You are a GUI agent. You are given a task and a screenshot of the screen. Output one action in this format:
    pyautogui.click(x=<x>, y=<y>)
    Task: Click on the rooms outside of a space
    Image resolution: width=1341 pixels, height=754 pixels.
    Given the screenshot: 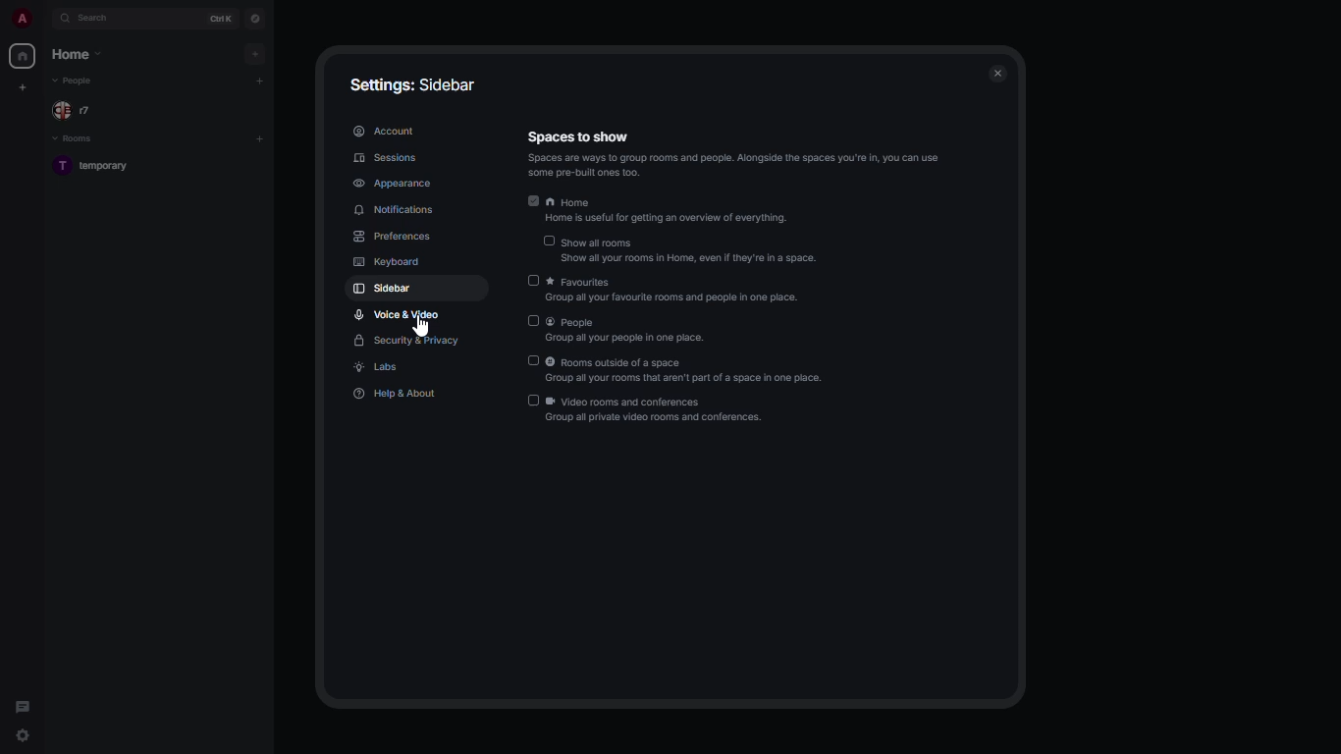 What is the action you would take?
    pyautogui.click(x=689, y=372)
    